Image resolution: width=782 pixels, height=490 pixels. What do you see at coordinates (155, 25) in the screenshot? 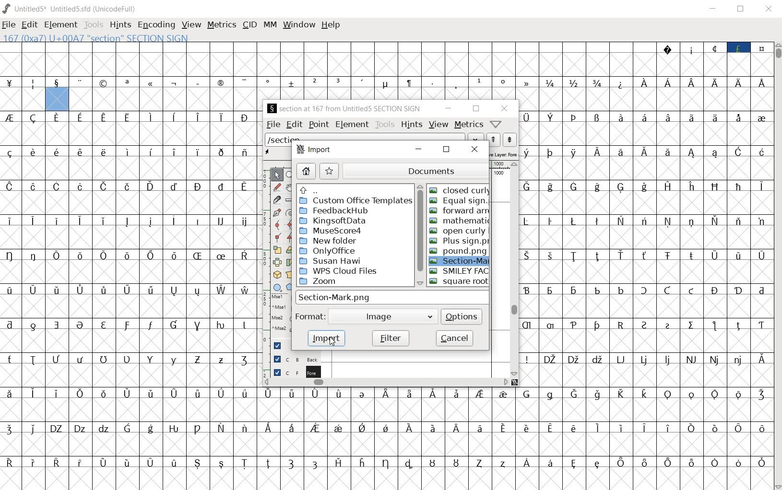
I see `ENCODING` at bounding box center [155, 25].